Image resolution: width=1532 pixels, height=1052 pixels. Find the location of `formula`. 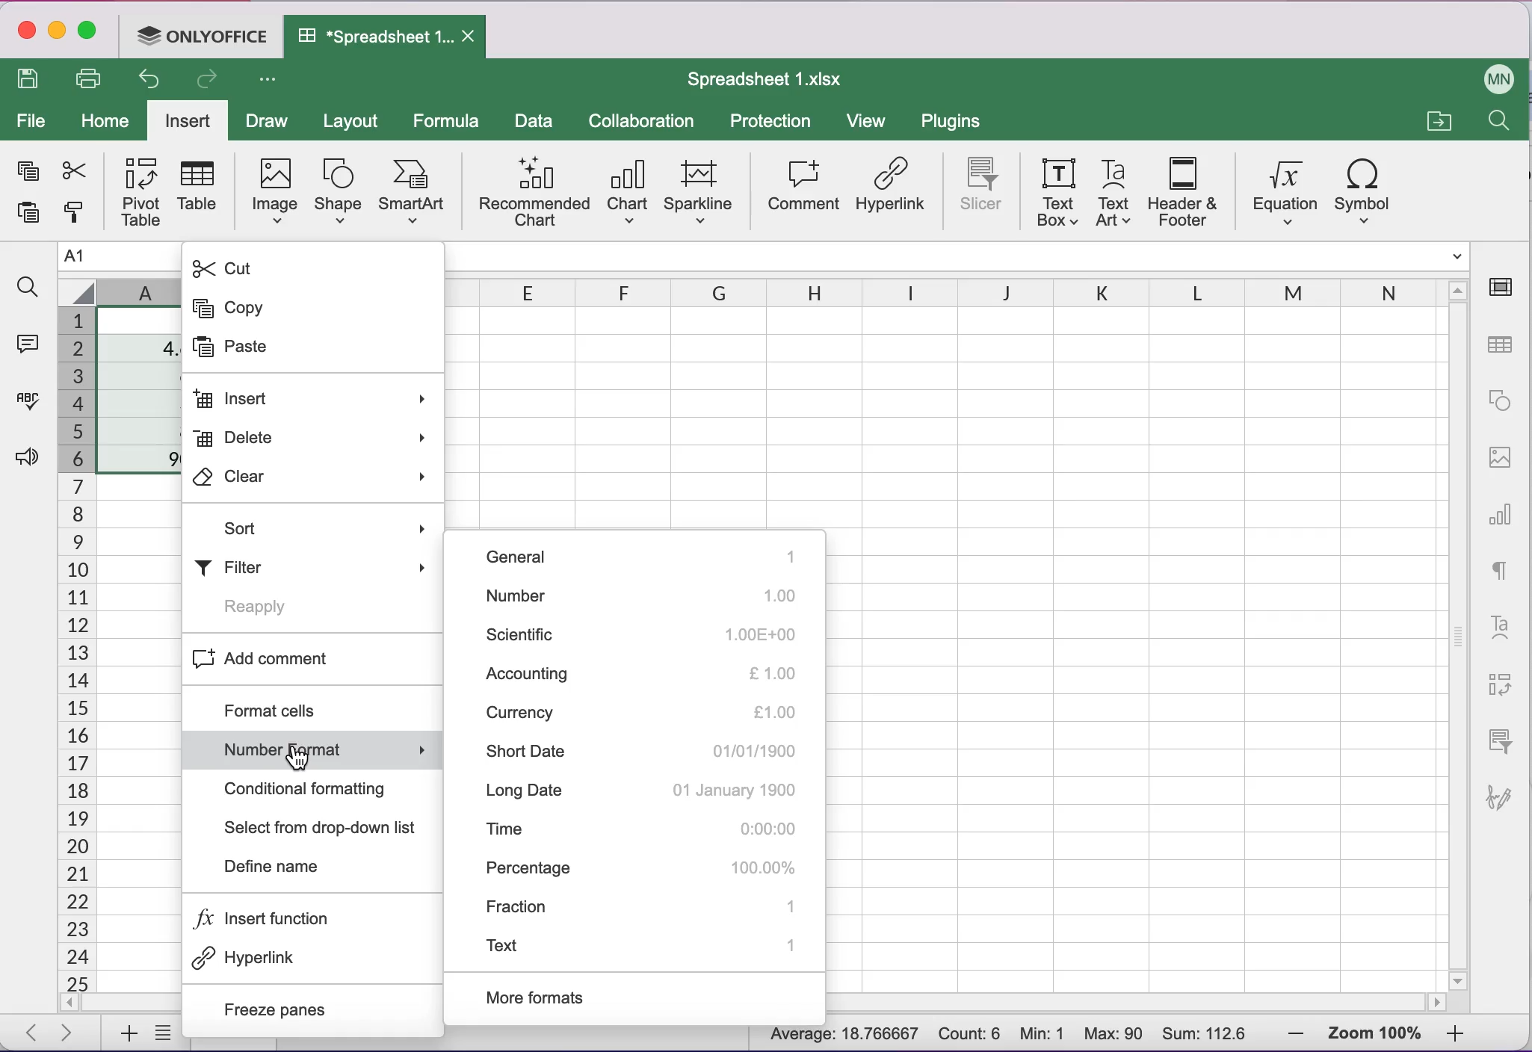

formula is located at coordinates (451, 119).